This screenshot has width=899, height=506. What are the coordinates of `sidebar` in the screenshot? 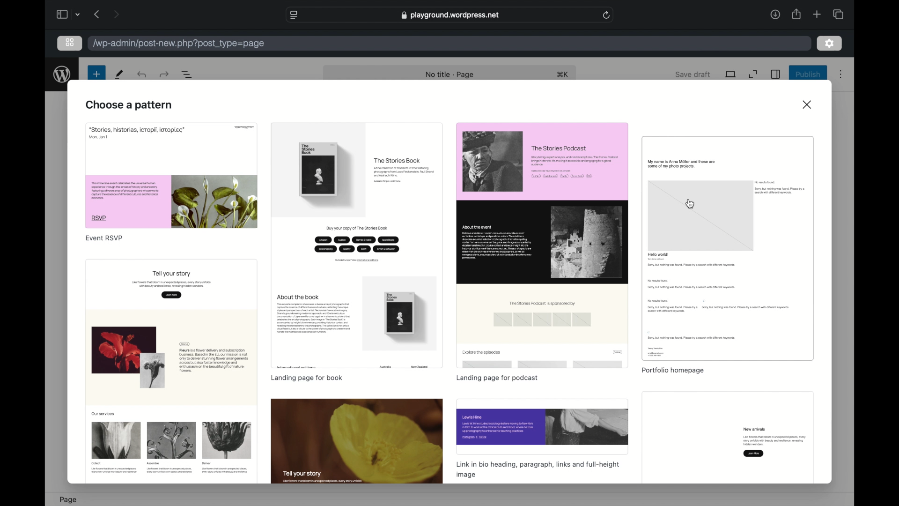 It's located at (776, 74).